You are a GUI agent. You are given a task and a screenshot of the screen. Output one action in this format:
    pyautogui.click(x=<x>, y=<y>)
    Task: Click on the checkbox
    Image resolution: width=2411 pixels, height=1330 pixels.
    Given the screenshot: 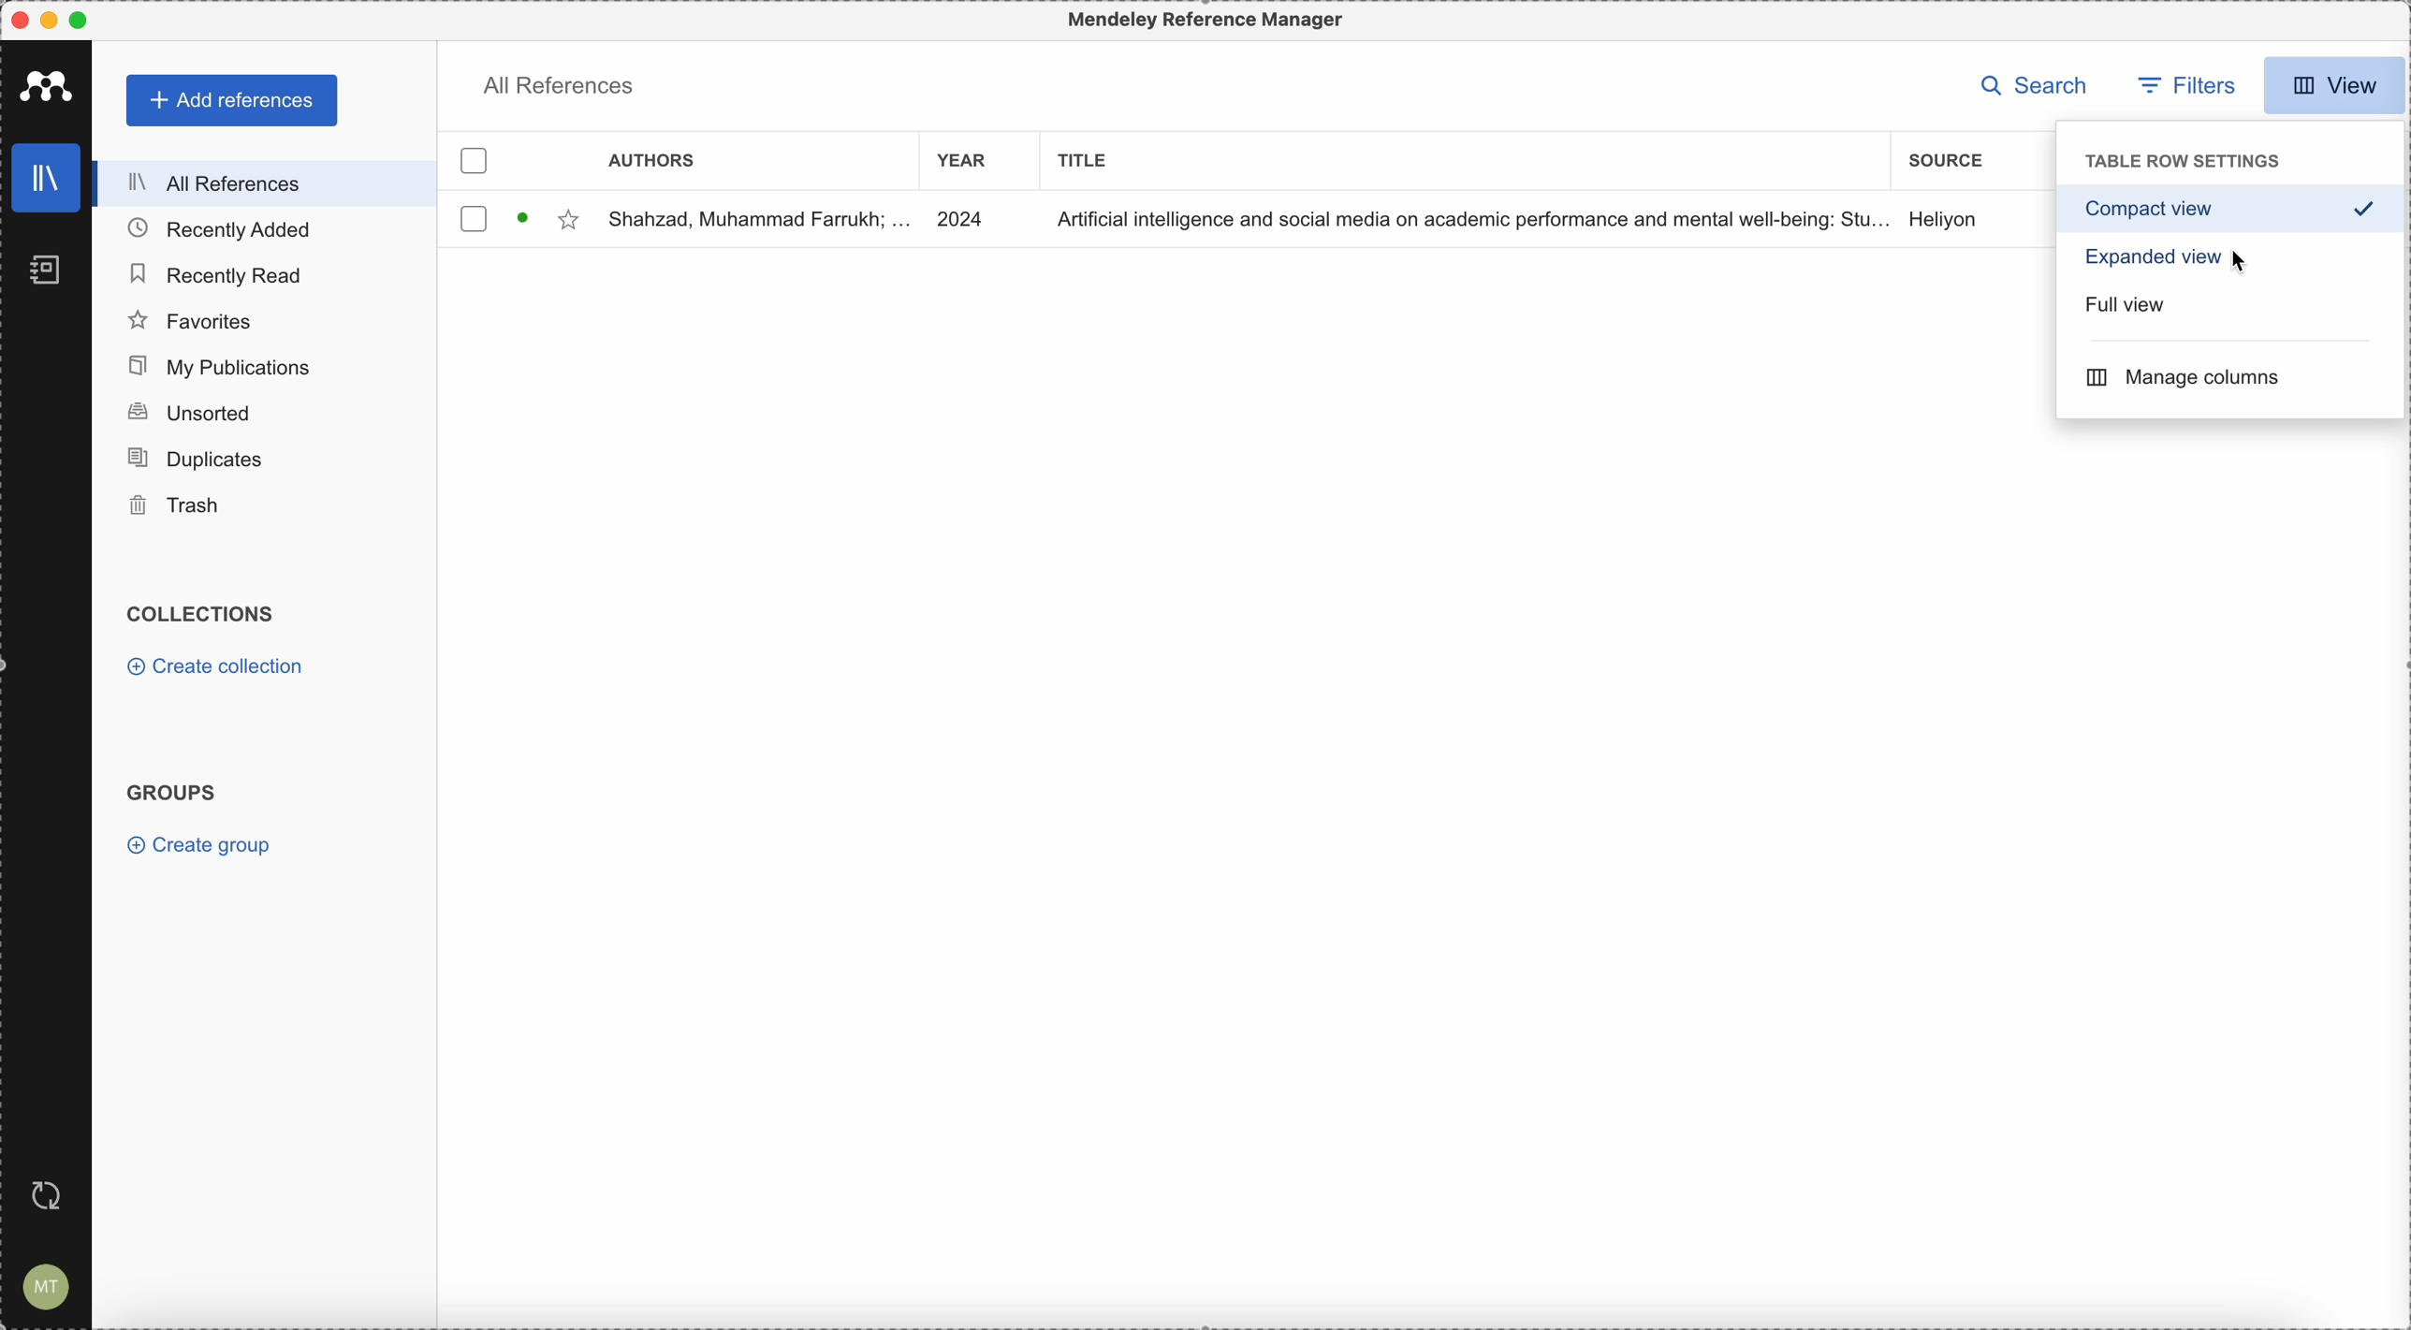 What is the action you would take?
    pyautogui.click(x=479, y=162)
    